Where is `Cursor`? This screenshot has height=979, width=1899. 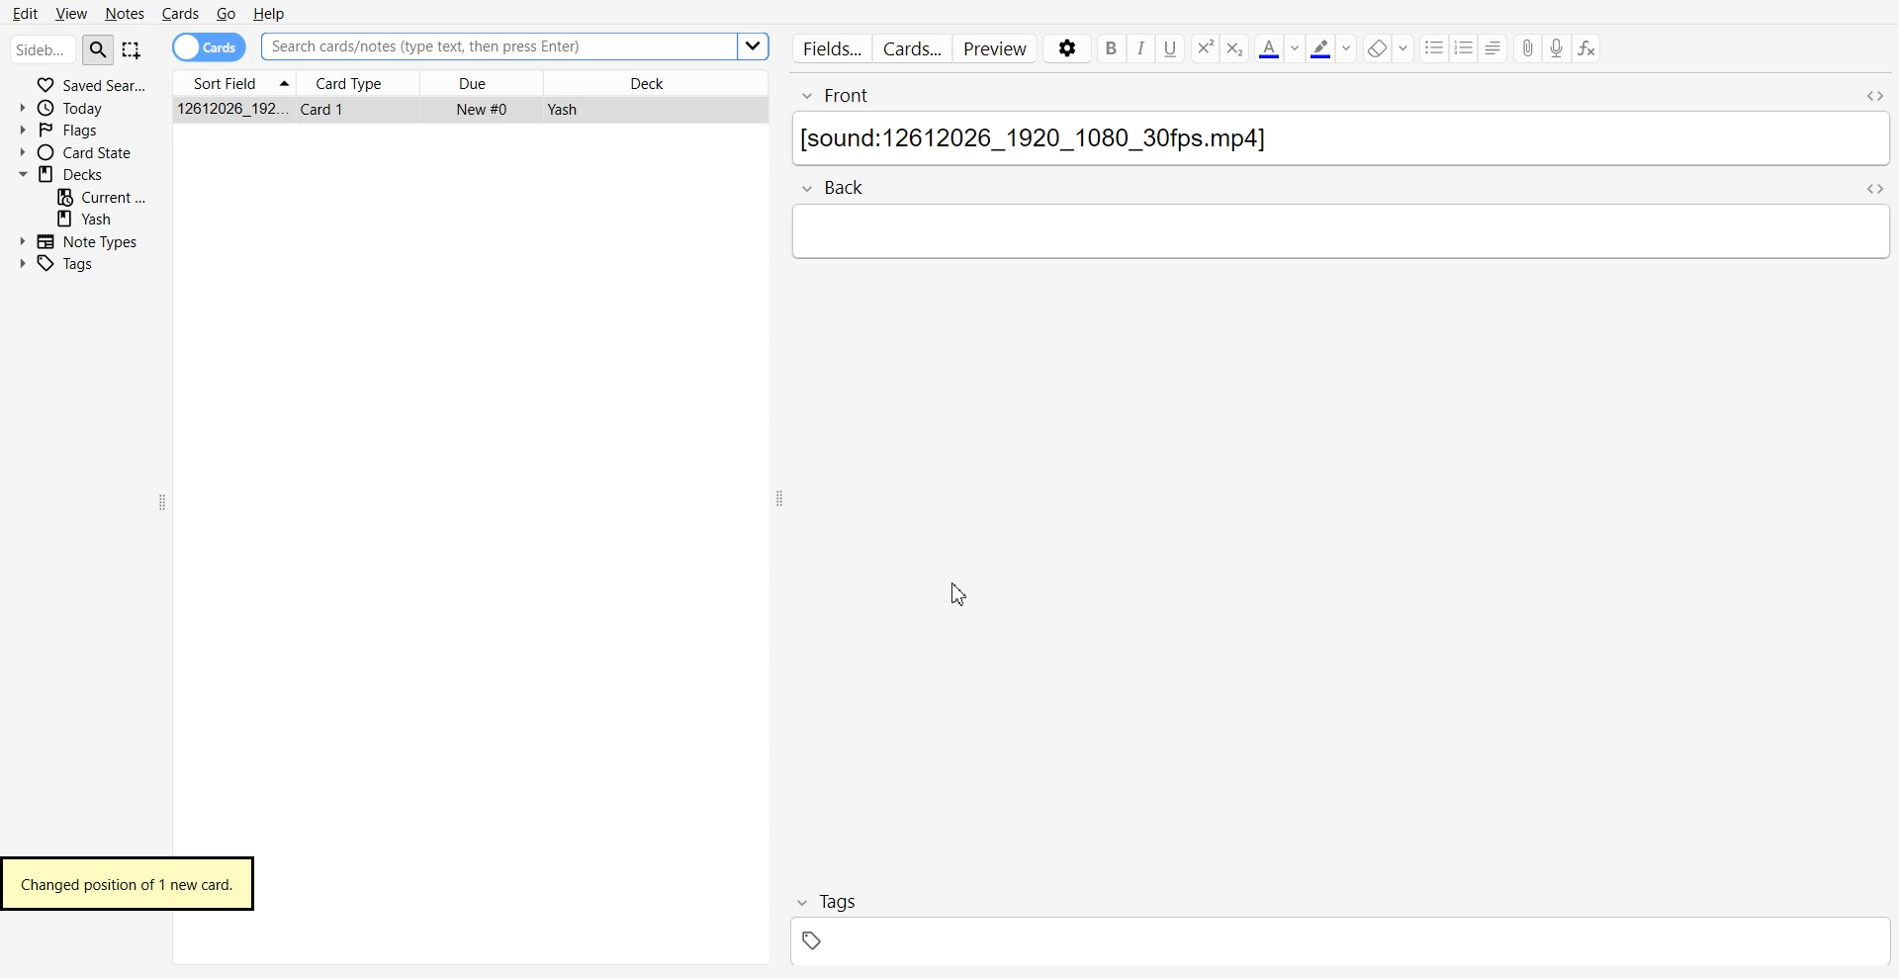 Cursor is located at coordinates (957, 592).